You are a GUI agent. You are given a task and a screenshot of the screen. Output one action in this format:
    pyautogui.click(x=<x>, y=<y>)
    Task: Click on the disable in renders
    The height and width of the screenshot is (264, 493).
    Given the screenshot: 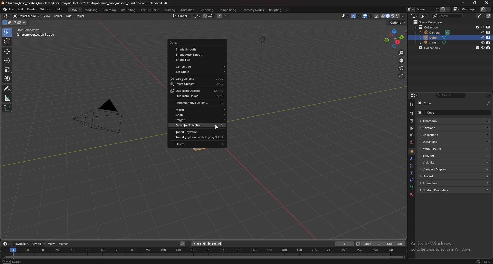 What is the action you would take?
    pyautogui.click(x=489, y=32)
    